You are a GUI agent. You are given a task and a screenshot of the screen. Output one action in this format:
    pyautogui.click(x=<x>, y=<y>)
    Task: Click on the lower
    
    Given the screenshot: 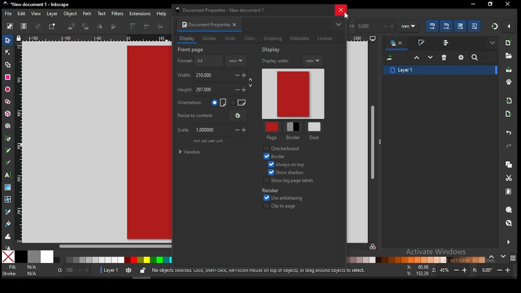 What is the action you would take?
    pyautogui.click(x=161, y=26)
    